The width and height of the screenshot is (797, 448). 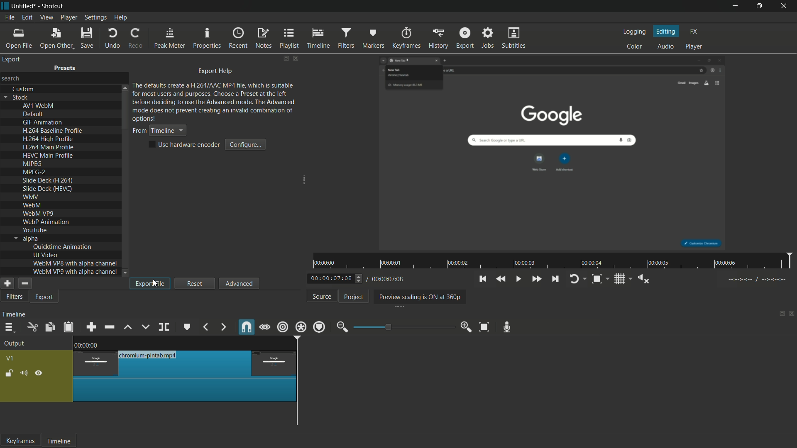 I want to click on adjustment bar, so click(x=404, y=327).